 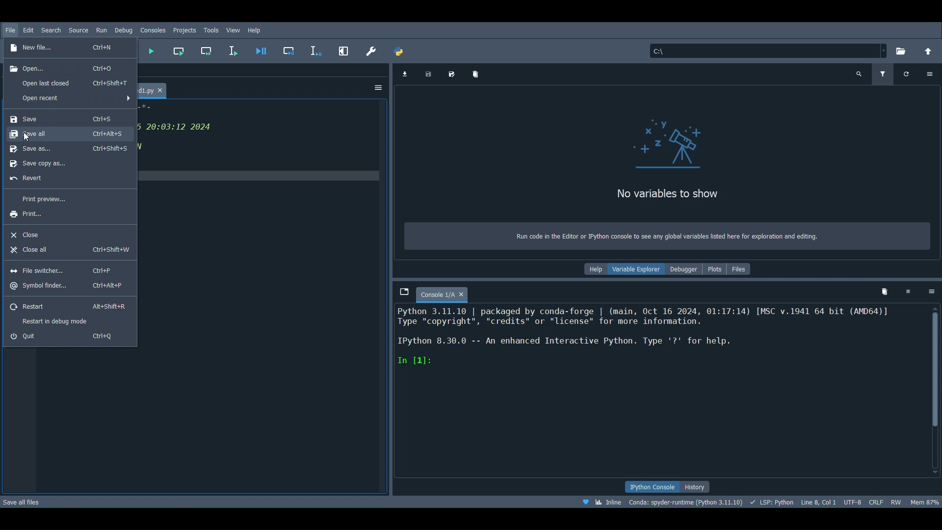 What do you see at coordinates (936, 391) in the screenshot?
I see `Scrollbar` at bounding box center [936, 391].